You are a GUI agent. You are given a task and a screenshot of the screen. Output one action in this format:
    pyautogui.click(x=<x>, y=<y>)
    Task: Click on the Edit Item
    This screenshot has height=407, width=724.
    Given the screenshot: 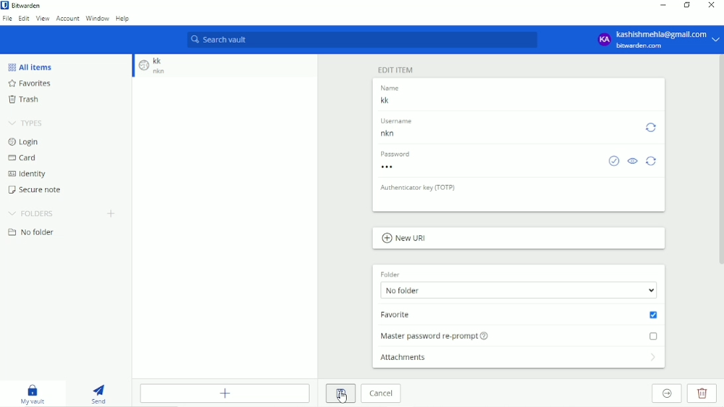 What is the action you would take?
    pyautogui.click(x=396, y=70)
    